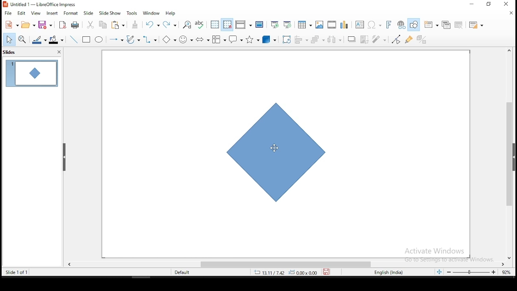  I want to click on toggle extrusion, so click(422, 40).